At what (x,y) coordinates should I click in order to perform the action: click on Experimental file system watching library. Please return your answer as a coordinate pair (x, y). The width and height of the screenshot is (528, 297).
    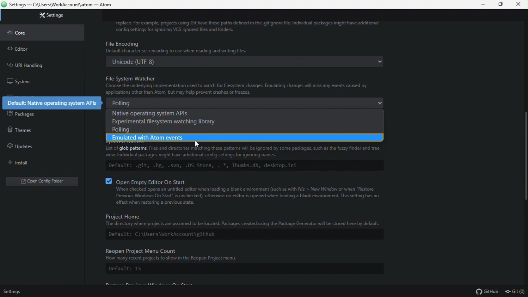
    Looking at the image, I should click on (243, 122).